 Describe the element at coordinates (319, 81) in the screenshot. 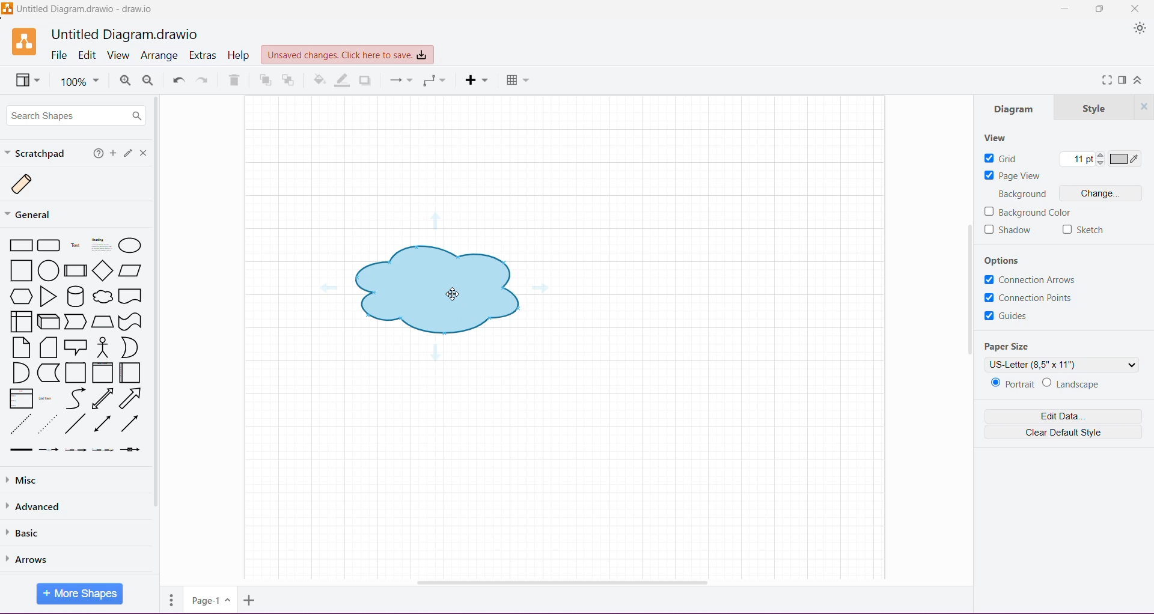

I see `Fill Color` at that location.